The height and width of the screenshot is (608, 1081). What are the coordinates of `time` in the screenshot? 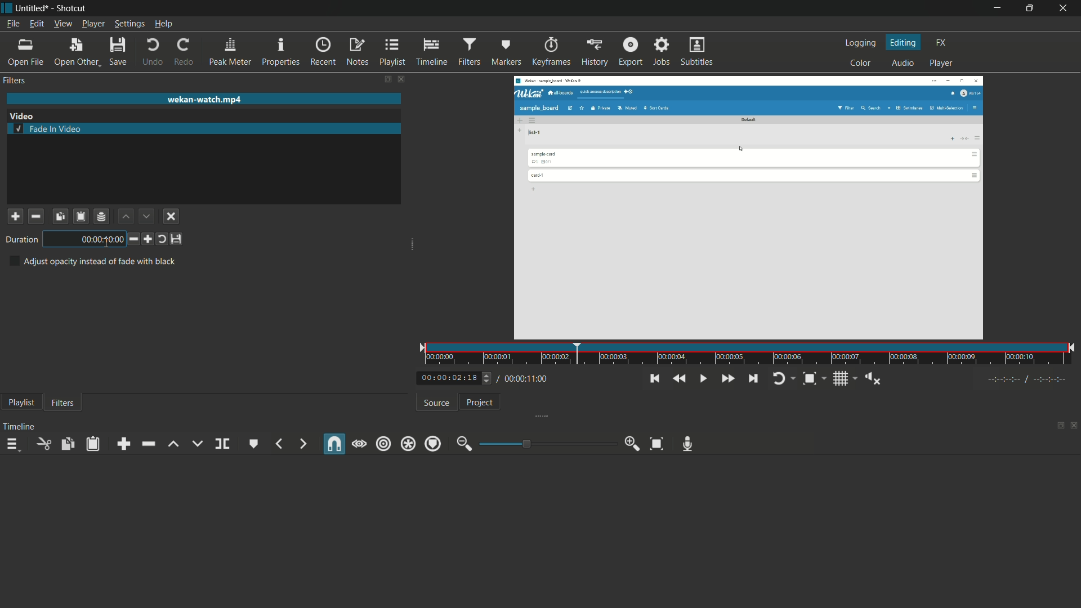 It's located at (750, 354).